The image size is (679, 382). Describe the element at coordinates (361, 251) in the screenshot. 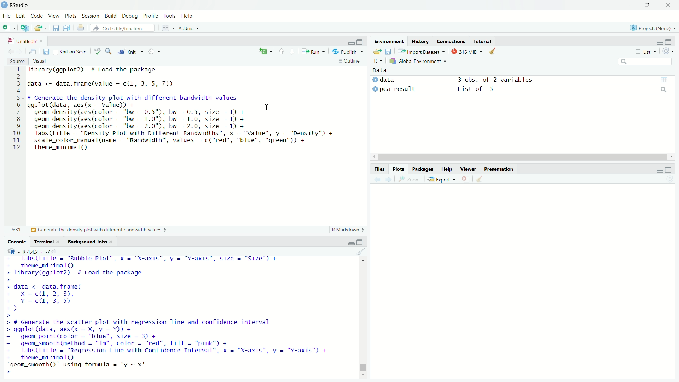

I see `Clear console` at that location.